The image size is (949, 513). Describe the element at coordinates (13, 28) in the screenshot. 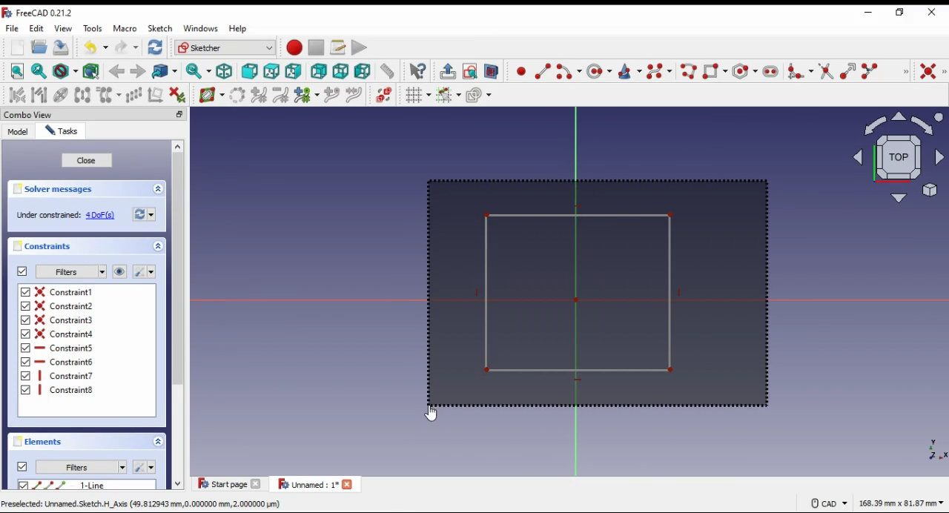

I see `file` at that location.